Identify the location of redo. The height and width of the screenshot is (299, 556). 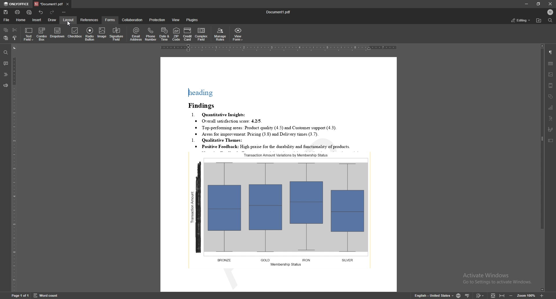
(52, 12).